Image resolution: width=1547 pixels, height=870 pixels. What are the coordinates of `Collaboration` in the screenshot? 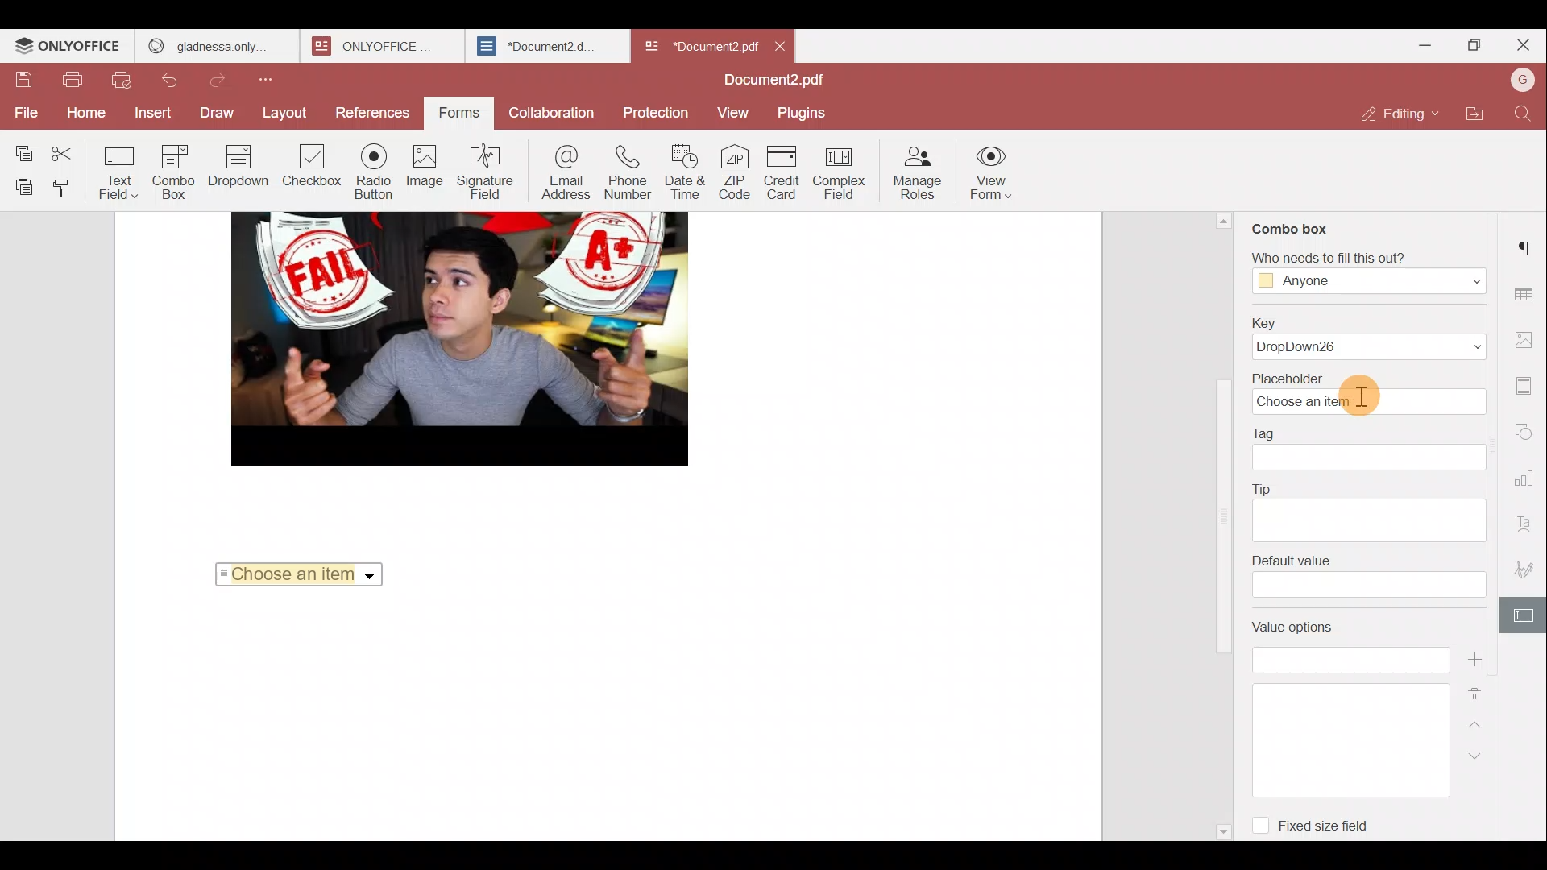 It's located at (550, 112).